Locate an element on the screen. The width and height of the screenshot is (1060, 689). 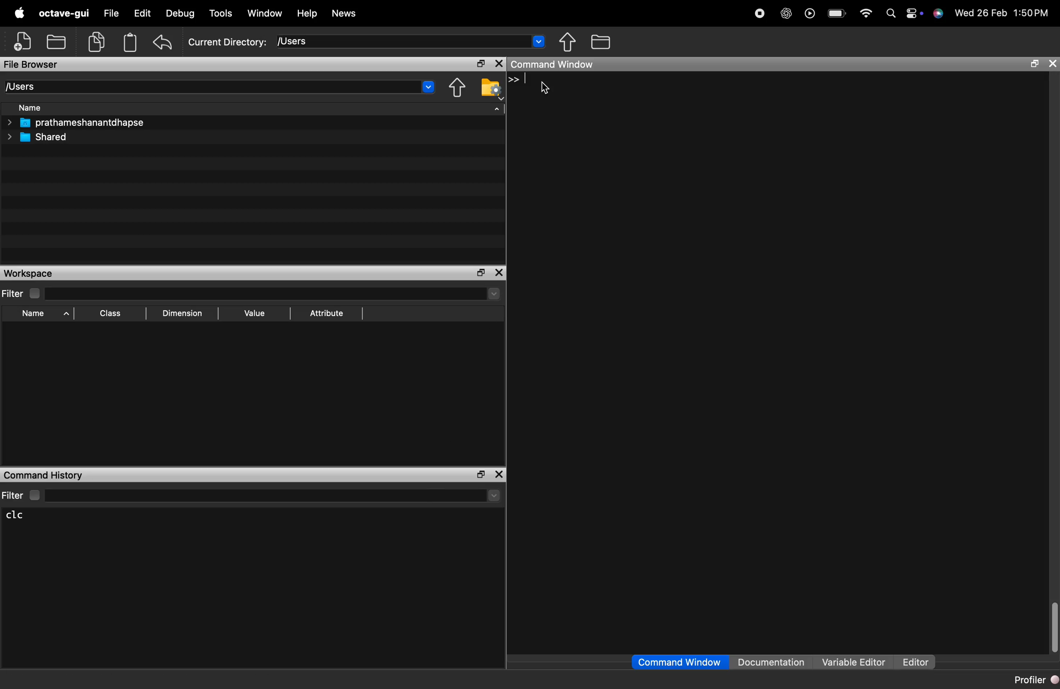
prathameshanantdhapse is located at coordinates (75, 123).